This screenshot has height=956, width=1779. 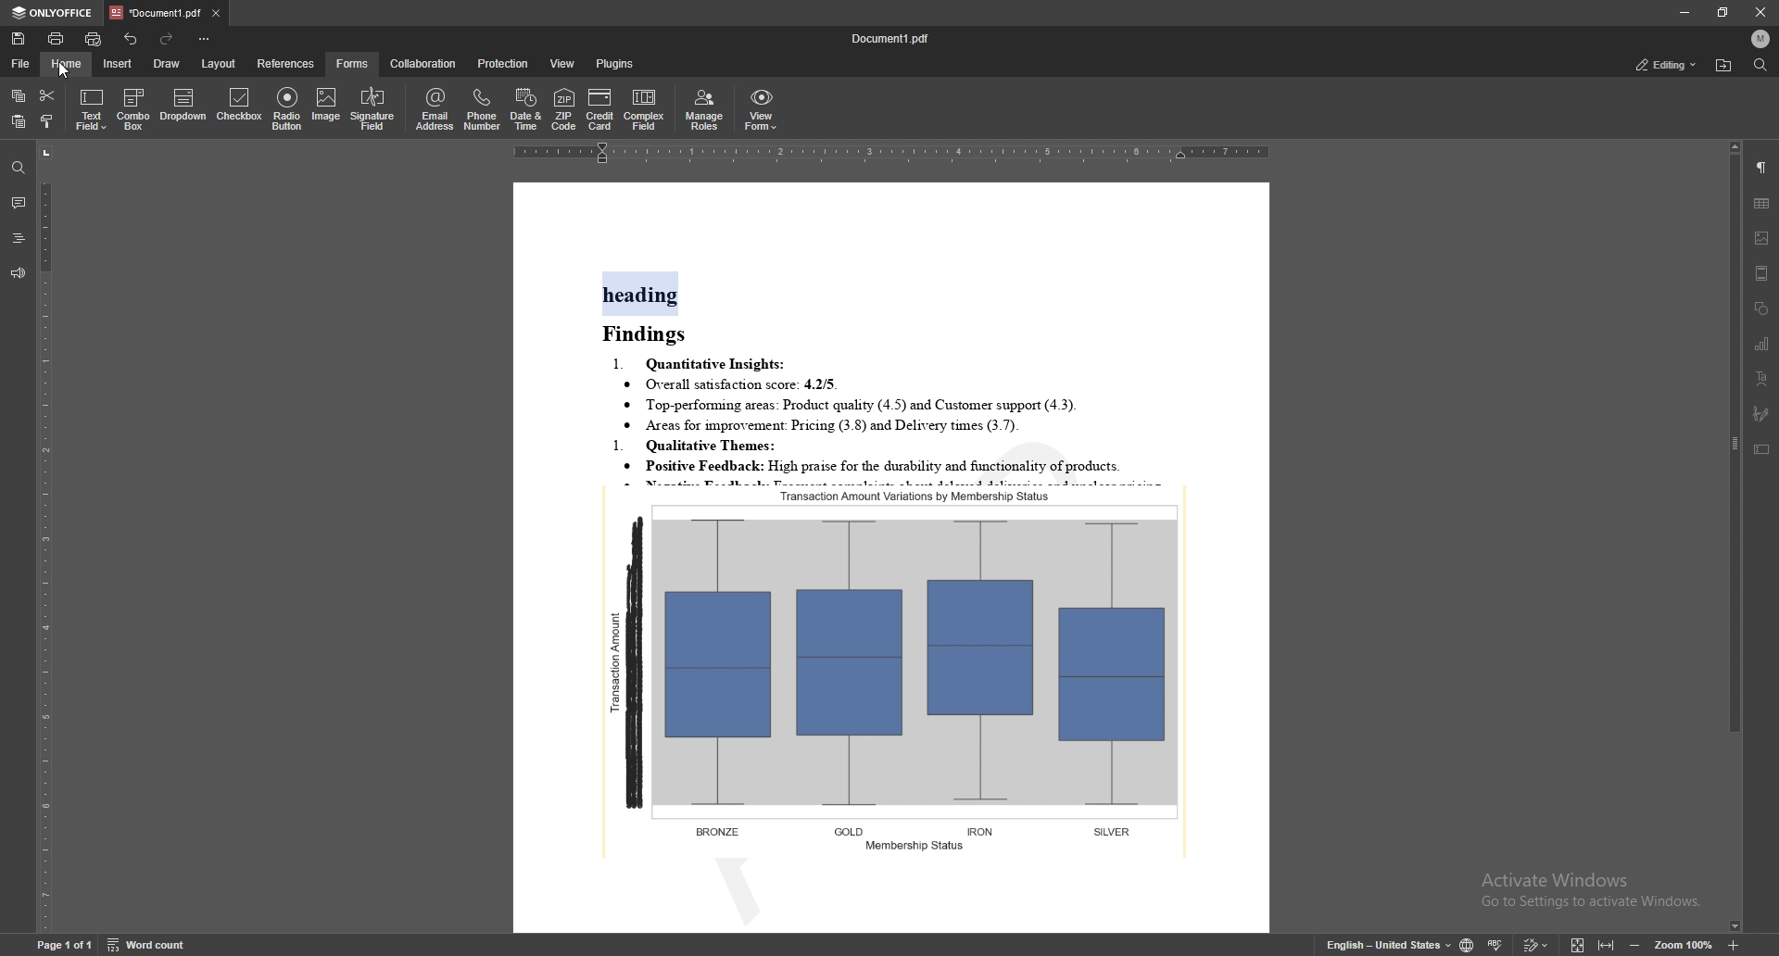 I want to click on save, so click(x=18, y=40).